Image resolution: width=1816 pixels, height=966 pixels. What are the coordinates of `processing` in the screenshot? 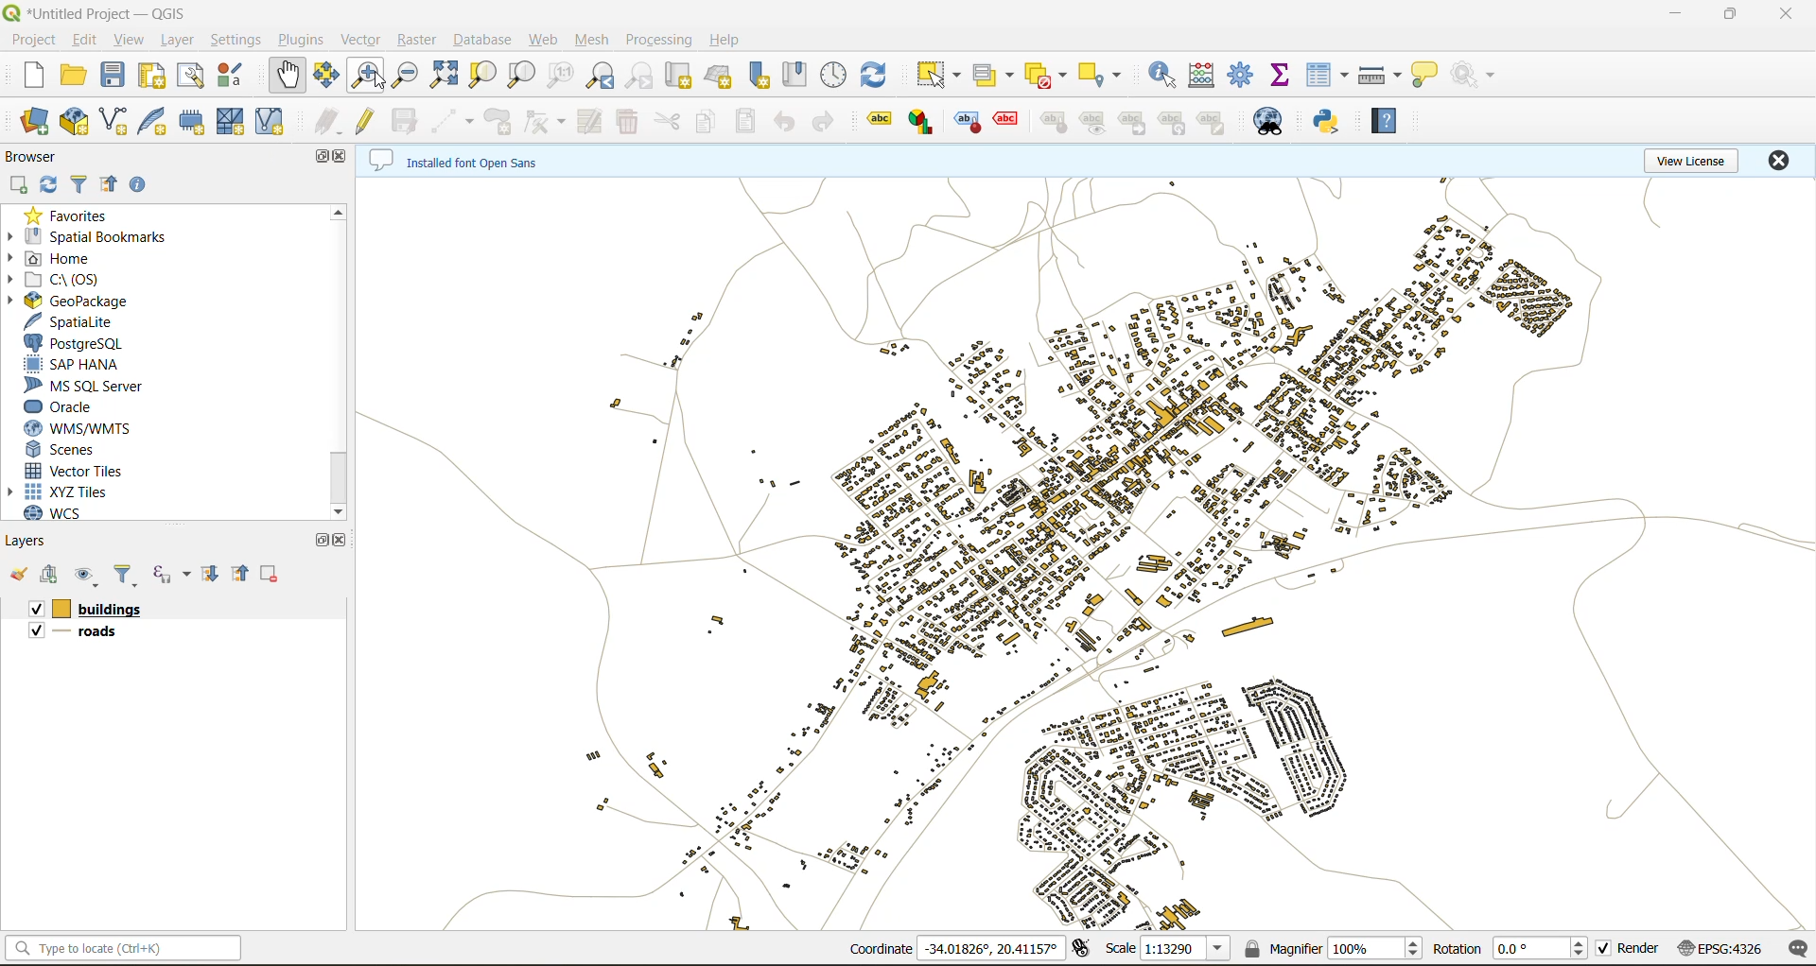 It's located at (662, 40).